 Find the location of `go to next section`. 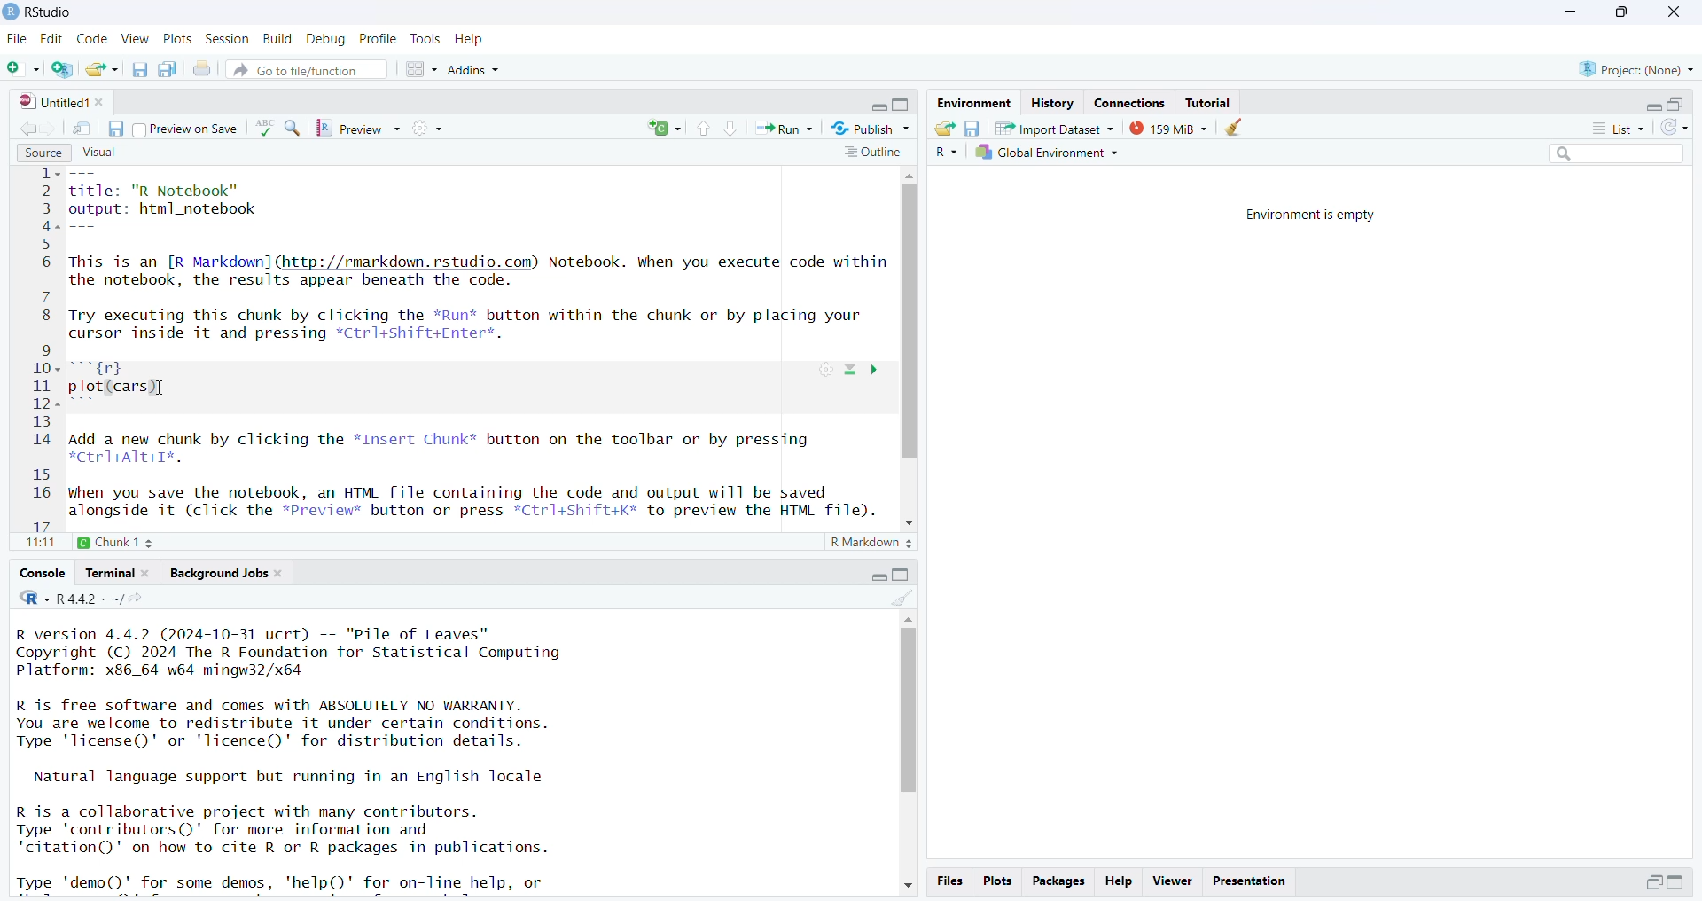

go to next section is located at coordinates (733, 130).